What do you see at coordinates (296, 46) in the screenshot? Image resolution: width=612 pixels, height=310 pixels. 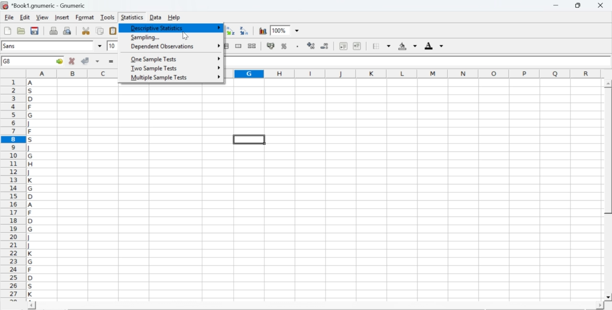 I see `Set the format of the selected cells to include a thousands separator` at bounding box center [296, 46].